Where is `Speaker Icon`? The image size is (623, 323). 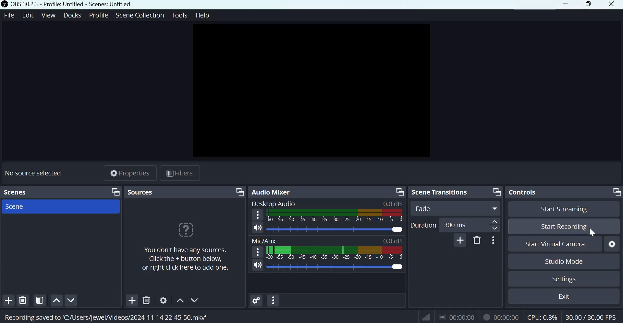
Speaker Icon is located at coordinates (258, 265).